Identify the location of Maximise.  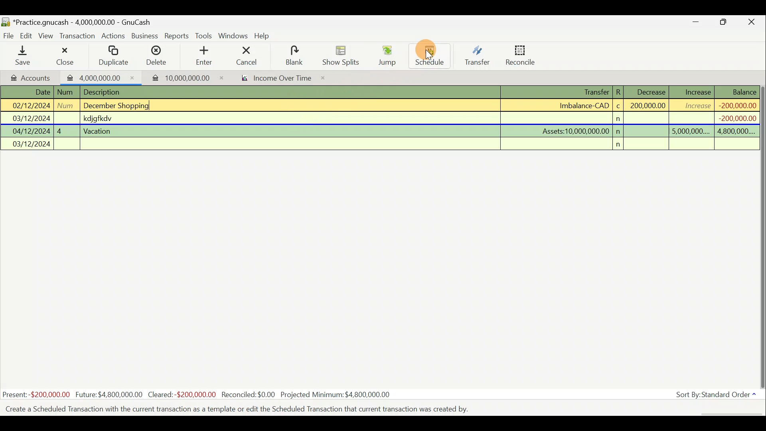
(724, 23).